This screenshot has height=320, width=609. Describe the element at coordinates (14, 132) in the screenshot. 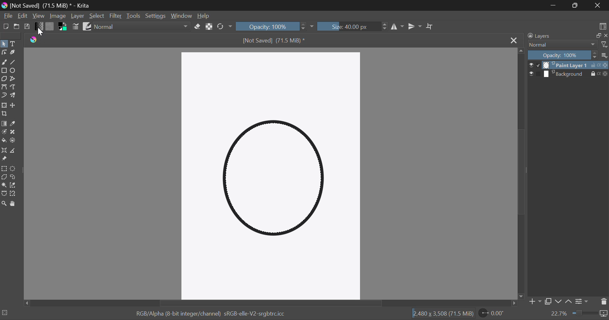

I see `Smart Patch Tool` at that location.